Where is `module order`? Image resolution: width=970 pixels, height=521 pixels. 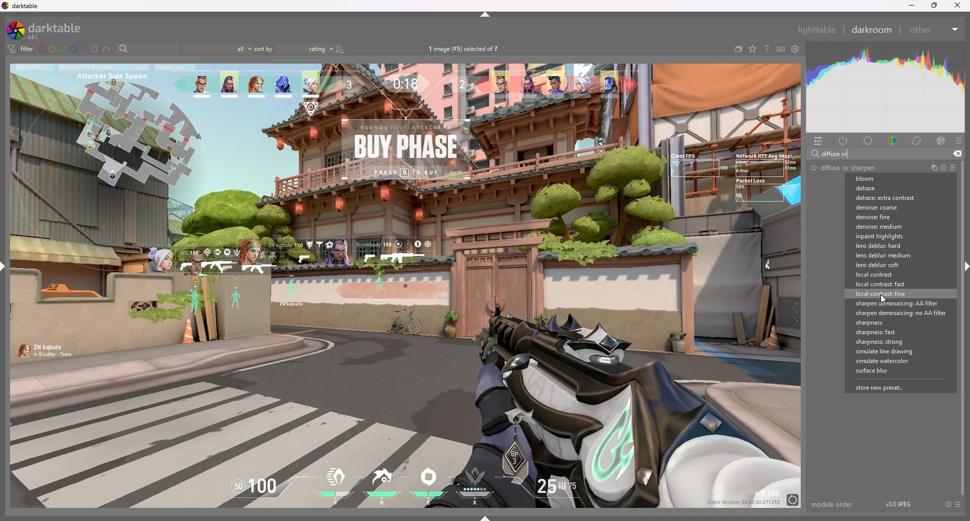 module order is located at coordinates (833, 504).